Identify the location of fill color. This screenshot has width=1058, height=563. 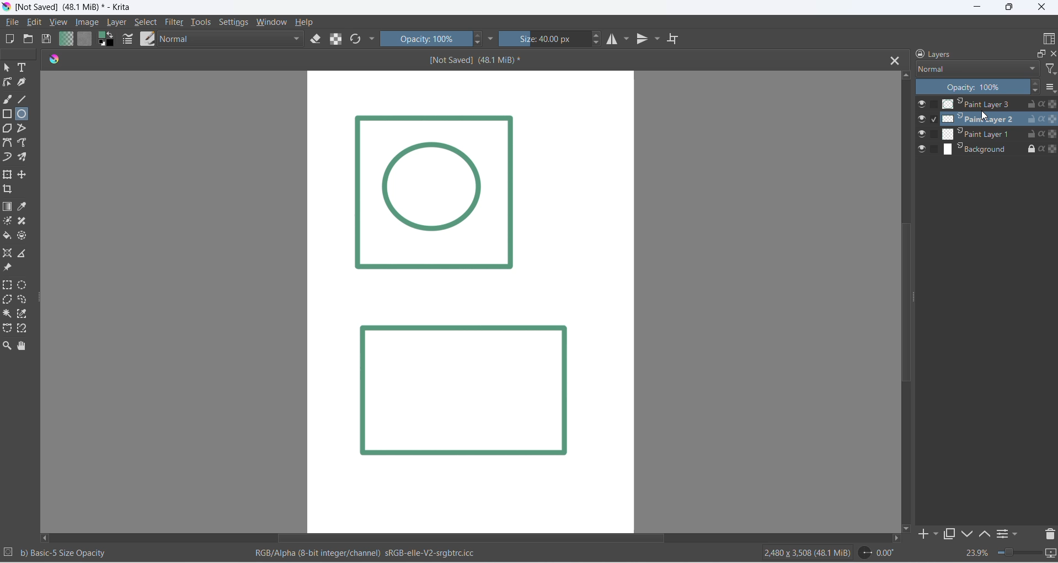
(9, 237).